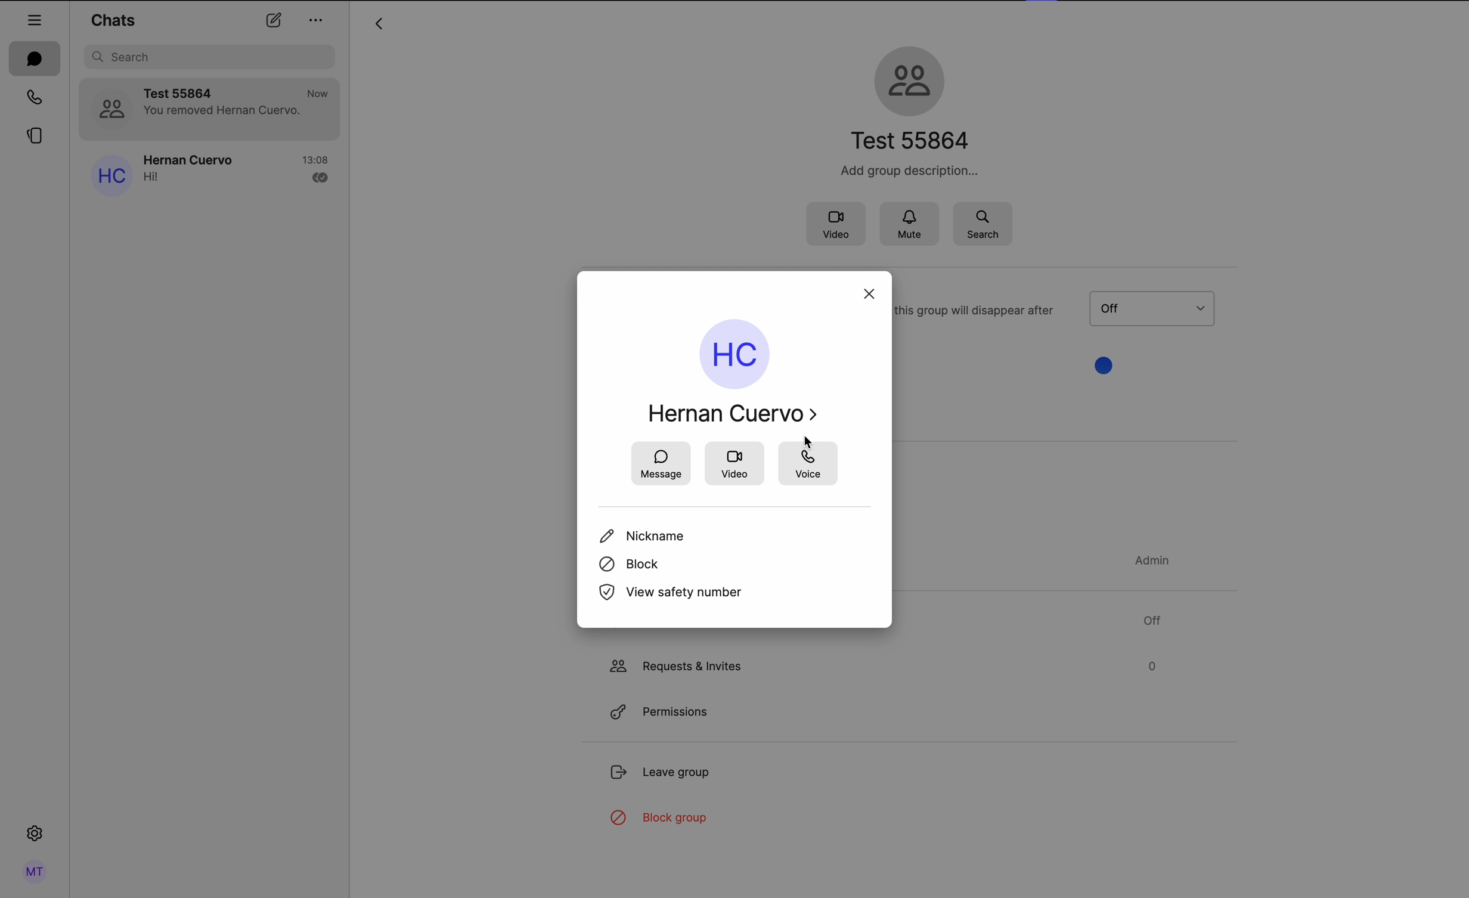  What do you see at coordinates (35, 836) in the screenshot?
I see `settings` at bounding box center [35, 836].